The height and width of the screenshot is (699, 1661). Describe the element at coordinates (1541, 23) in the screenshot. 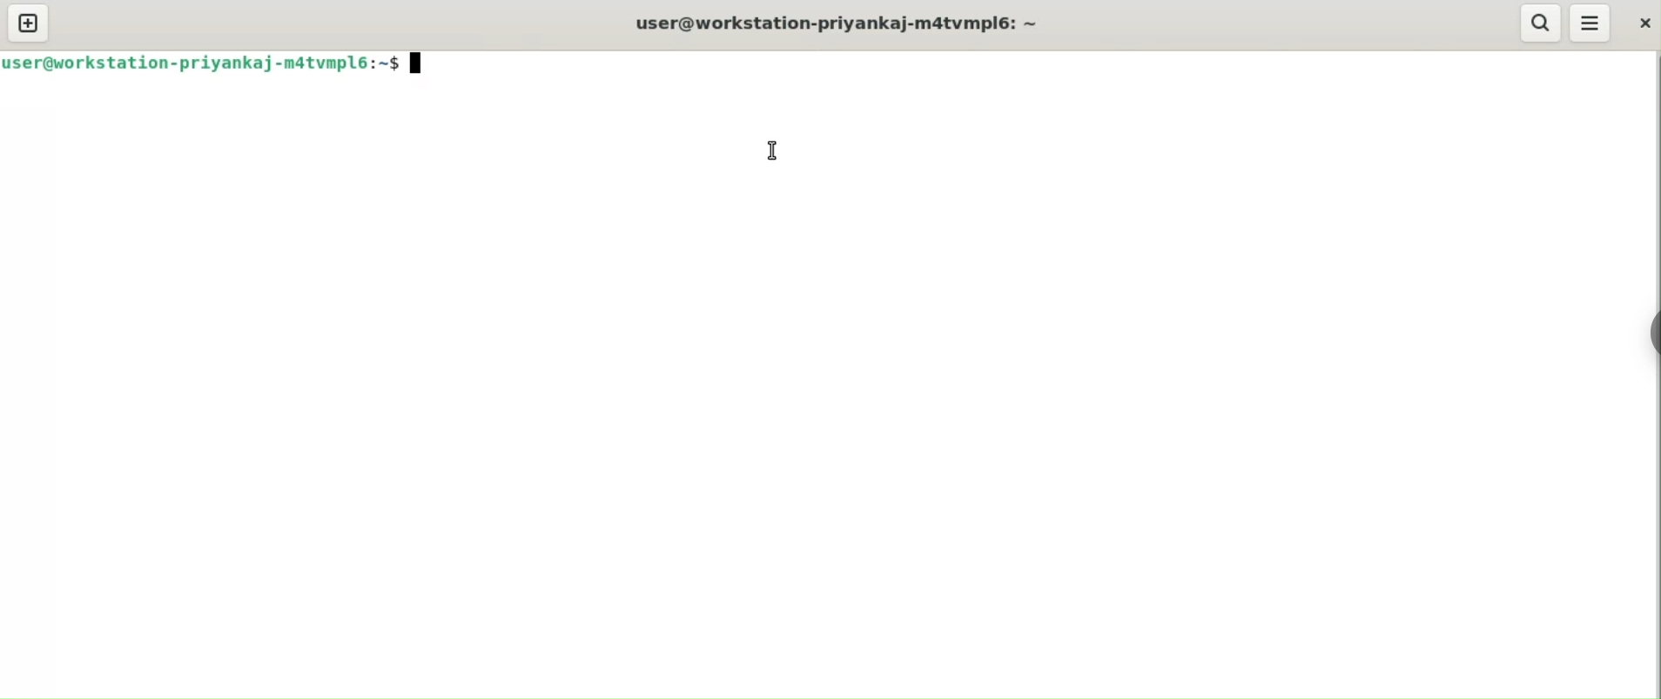

I see `search` at that location.